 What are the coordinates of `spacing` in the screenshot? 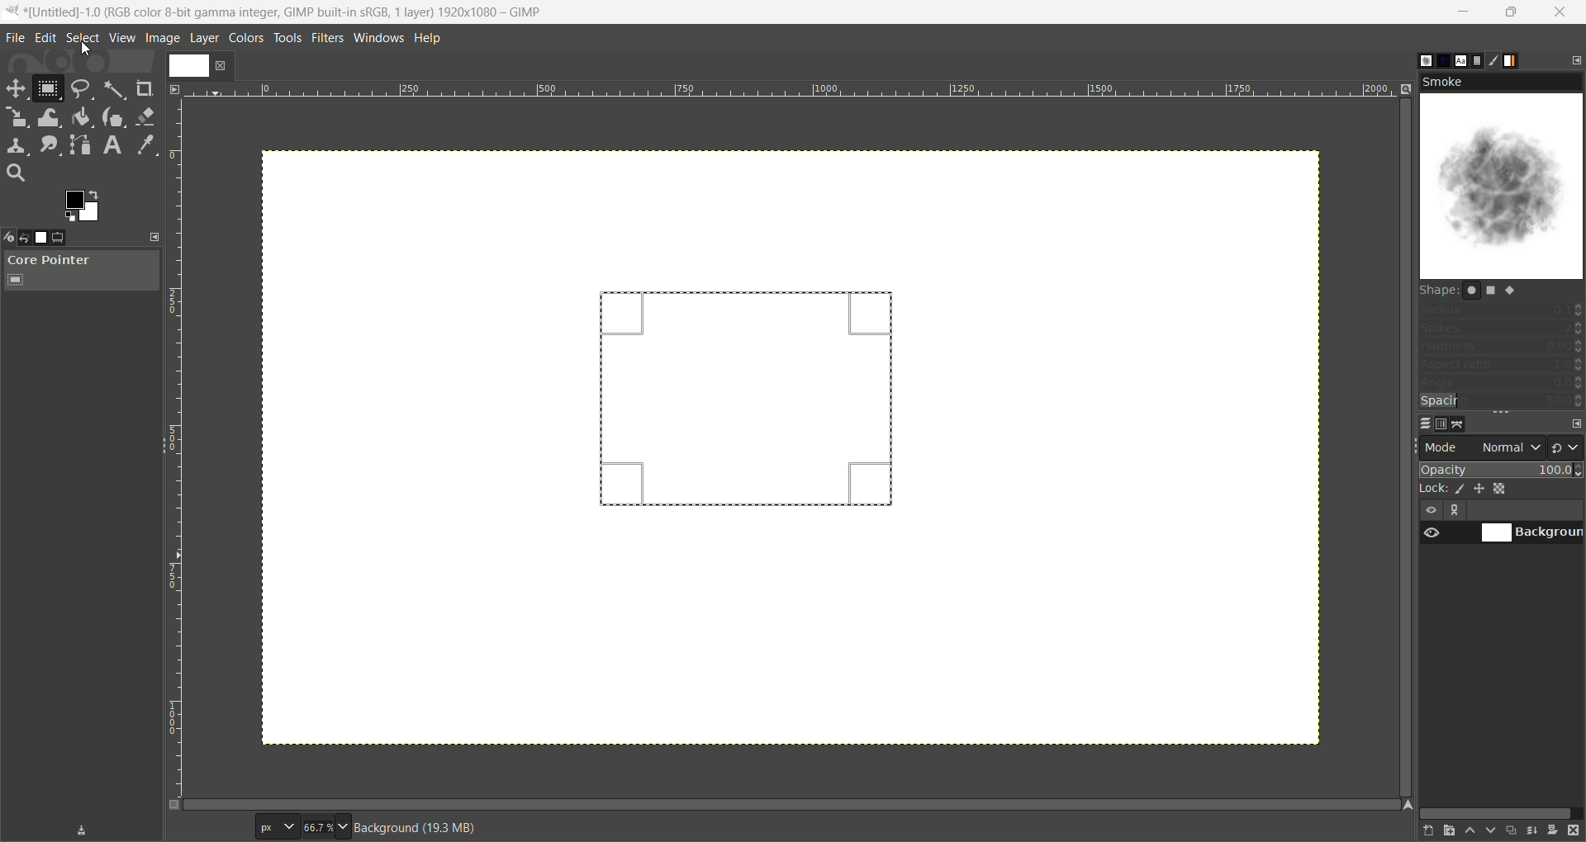 It's located at (1502, 403).